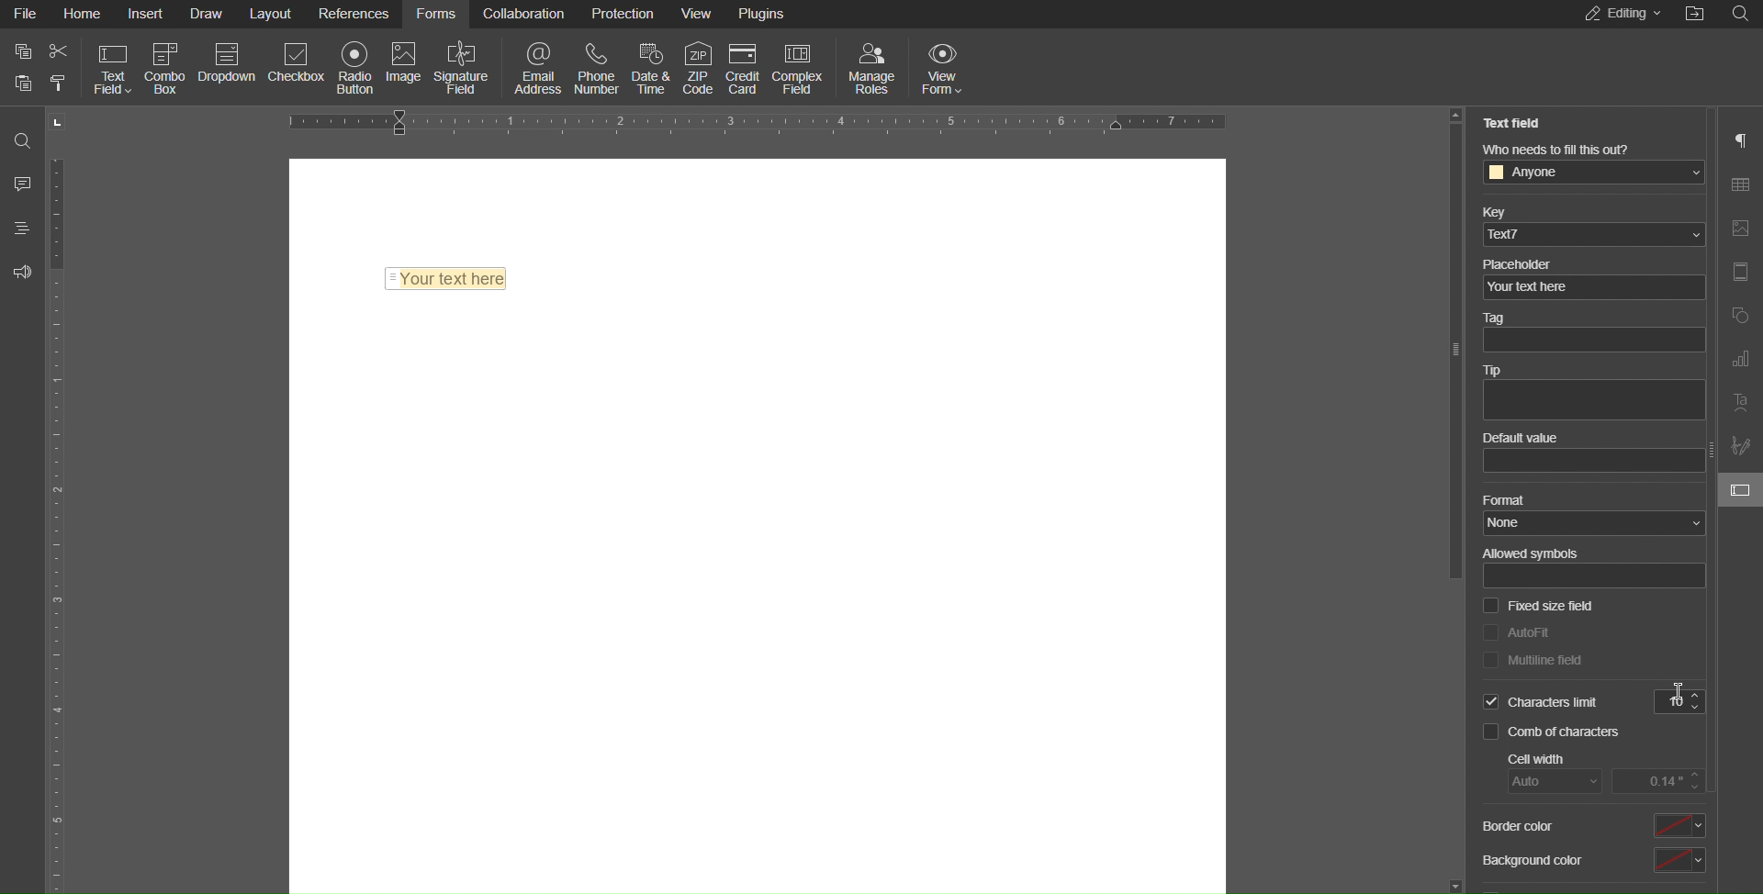  Describe the element at coordinates (1739, 273) in the screenshot. I see `Header/Footer Settings` at that location.